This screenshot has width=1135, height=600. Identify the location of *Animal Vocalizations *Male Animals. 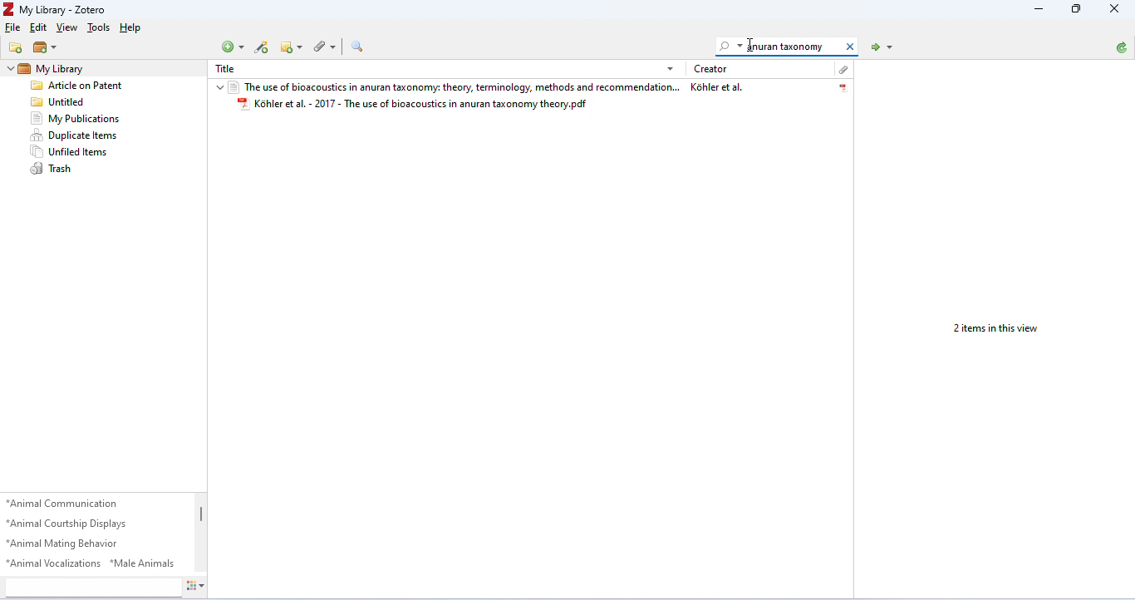
(94, 564).